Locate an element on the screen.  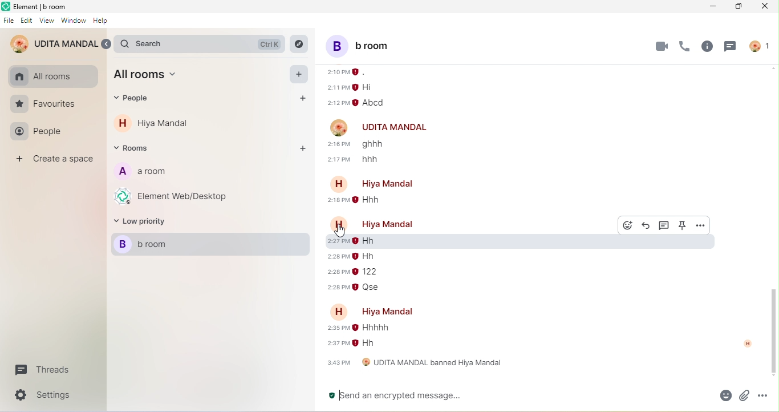
time of message sending is located at coordinates (347, 72).